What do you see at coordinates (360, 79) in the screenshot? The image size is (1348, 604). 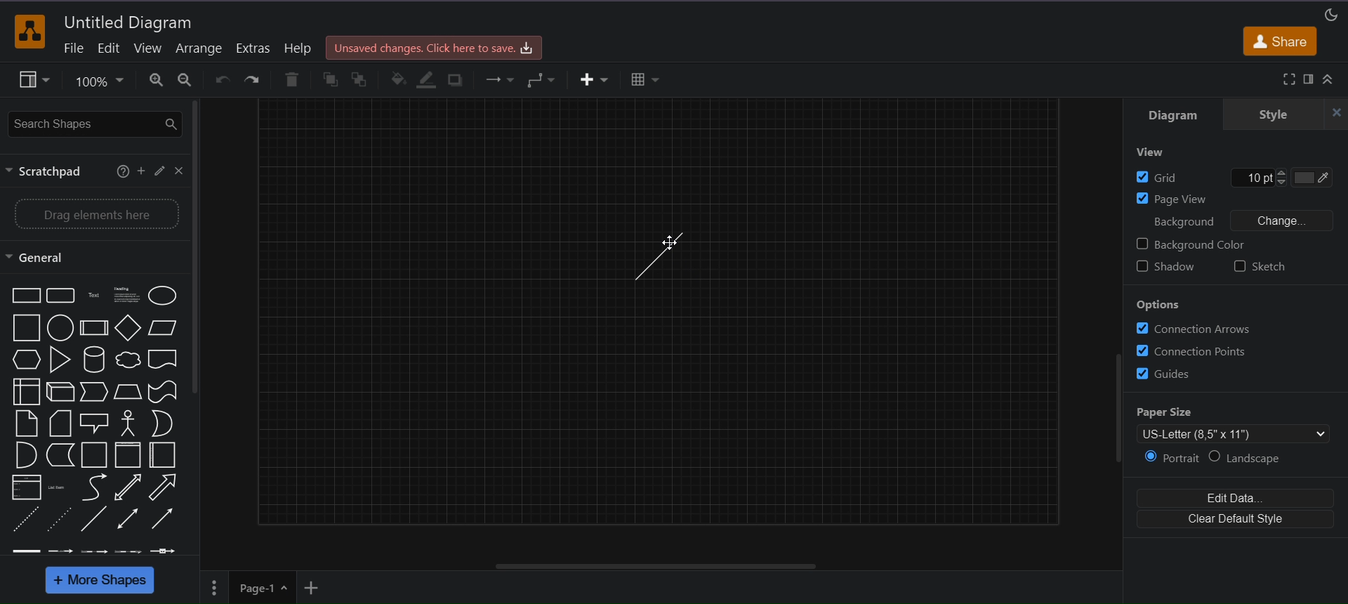 I see `to back` at bounding box center [360, 79].